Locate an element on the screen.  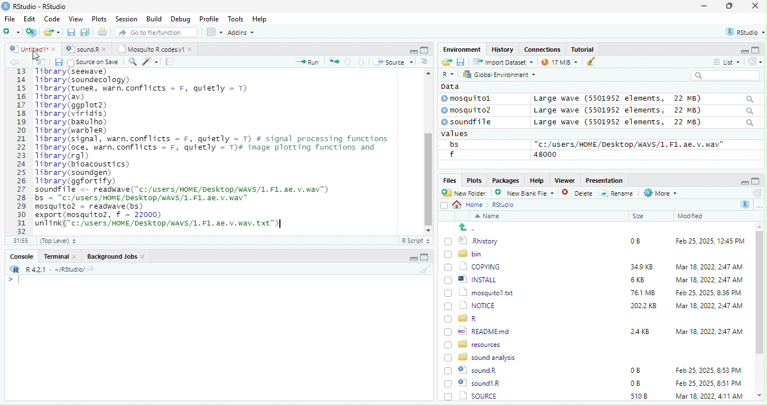
refresh is located at coordinates (753, 61).